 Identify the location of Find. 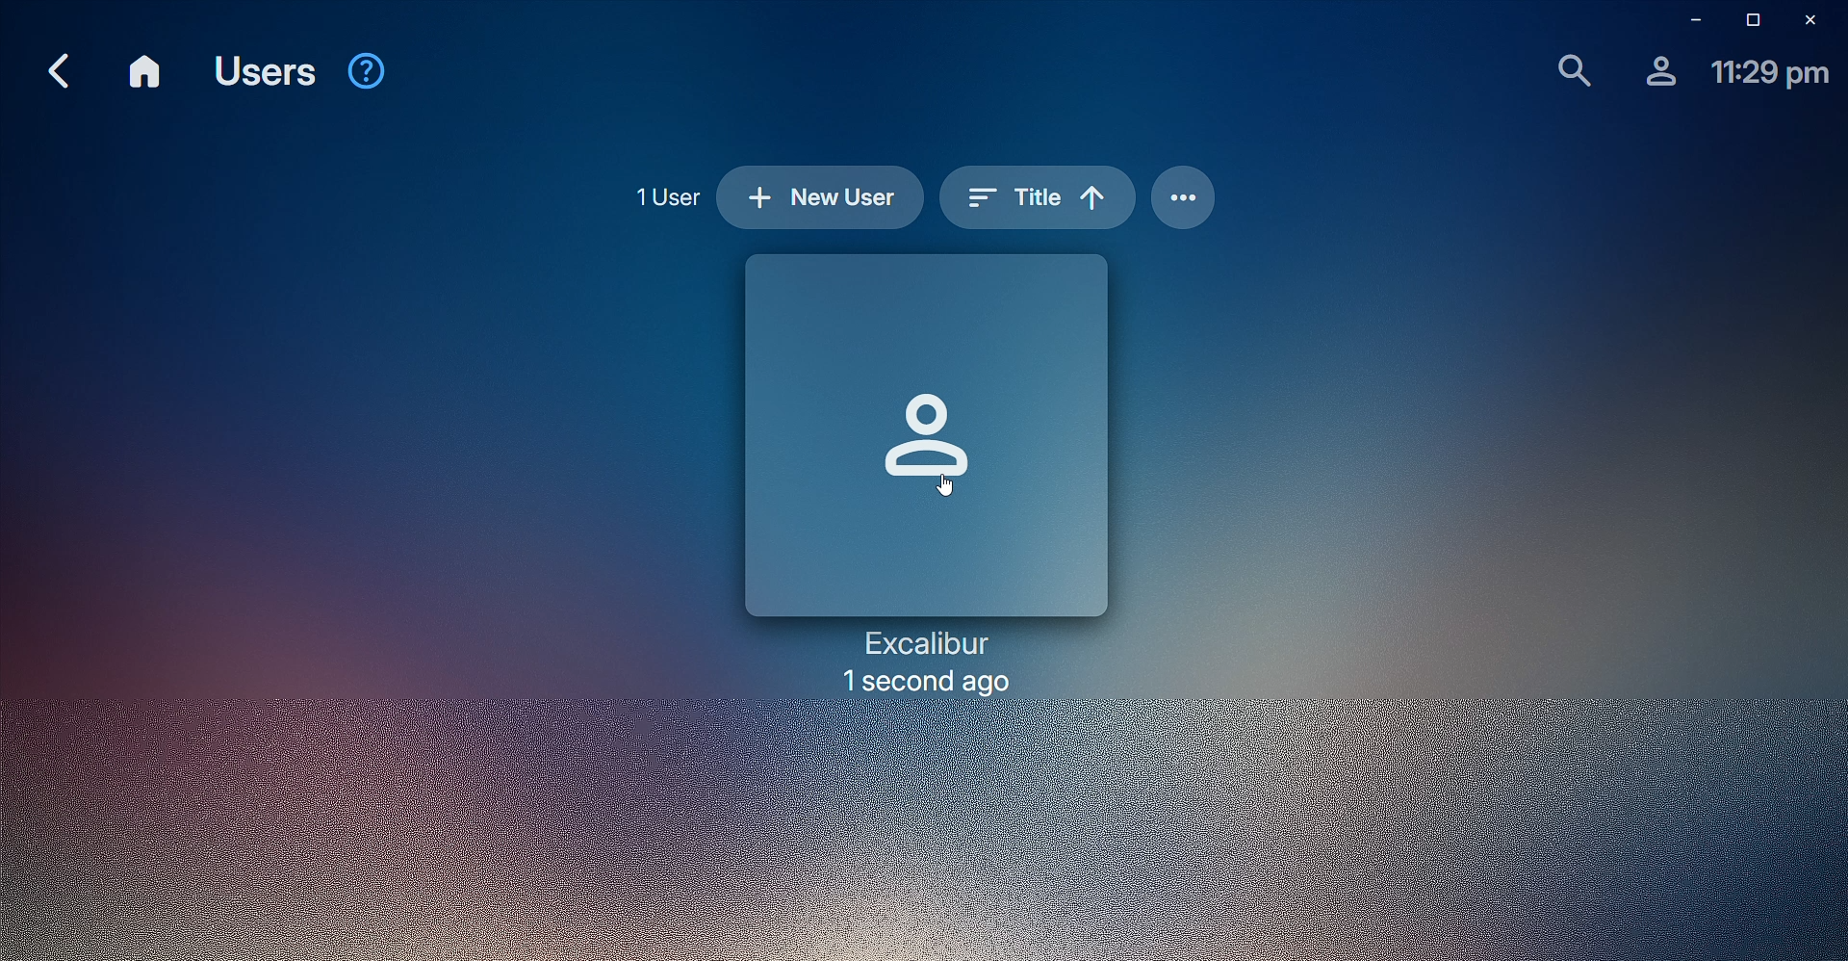
(1564, 71).